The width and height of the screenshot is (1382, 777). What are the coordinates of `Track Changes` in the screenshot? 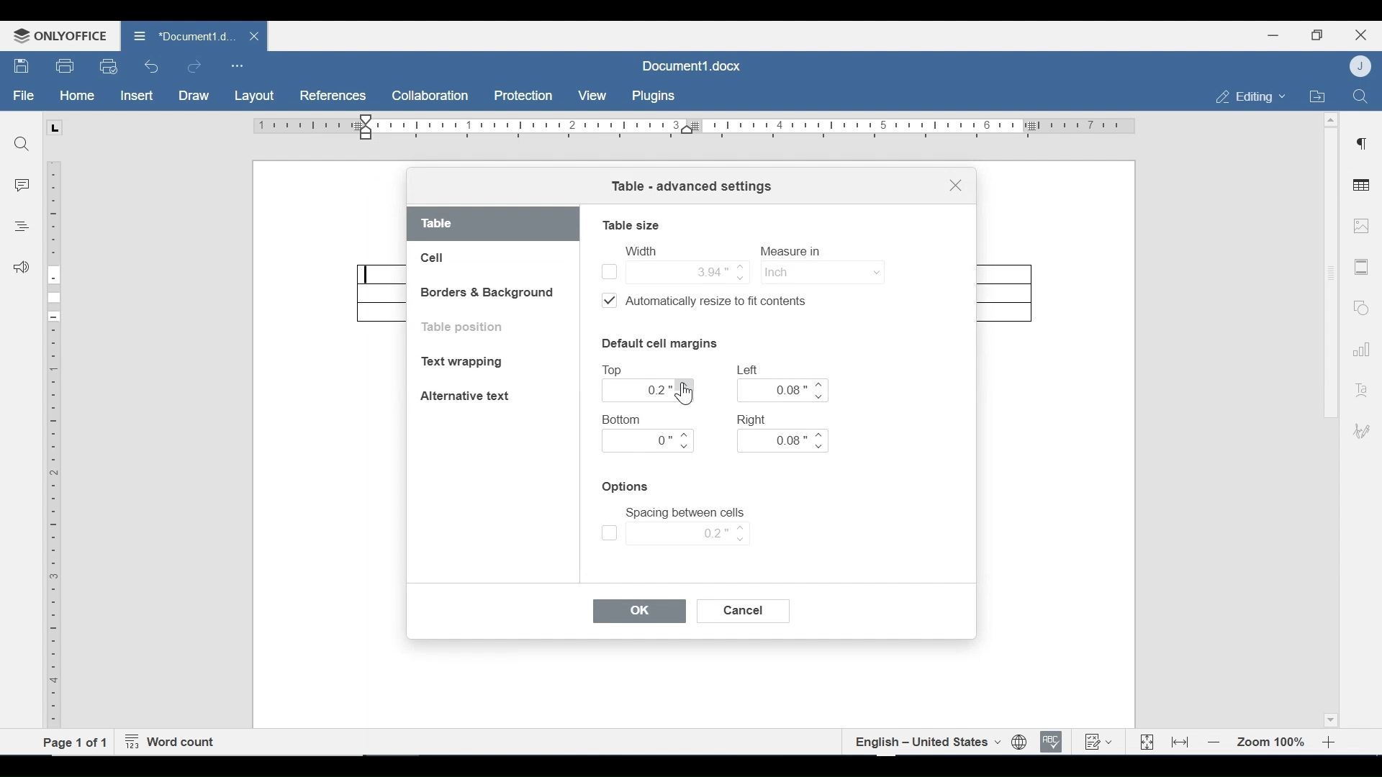 It's located at (1098, 741).